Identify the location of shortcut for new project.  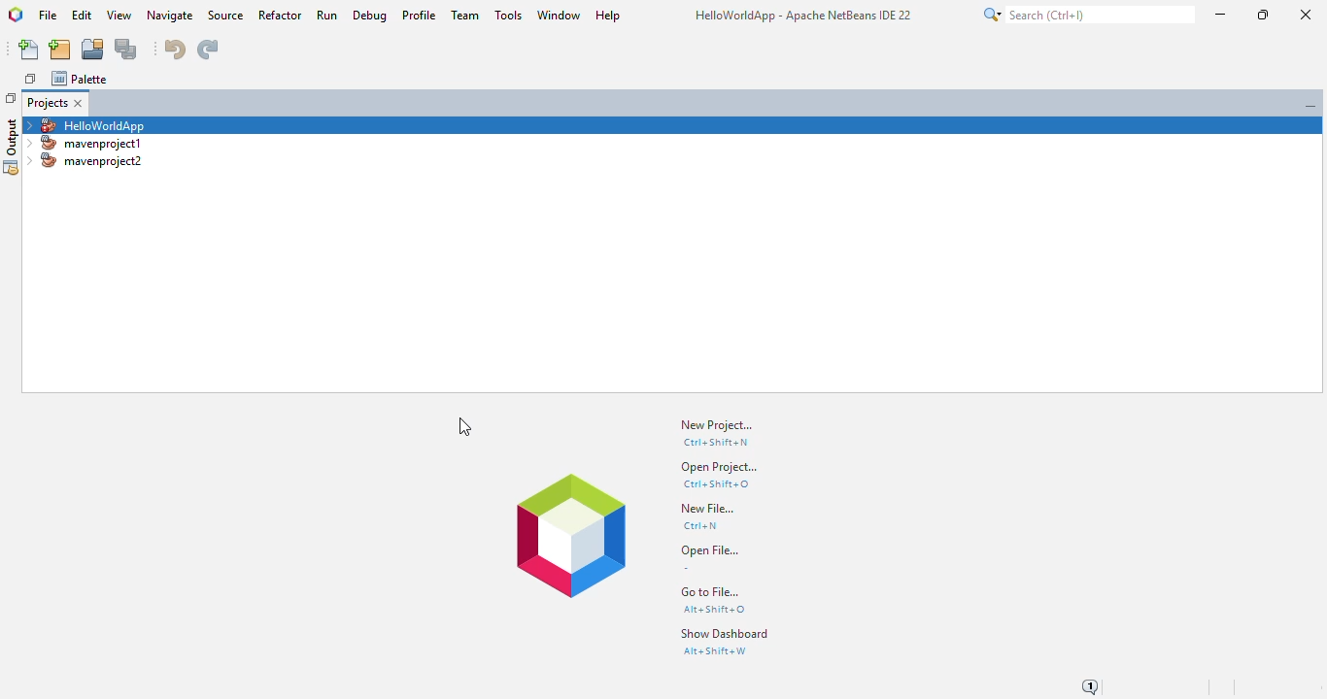
(717, 442).